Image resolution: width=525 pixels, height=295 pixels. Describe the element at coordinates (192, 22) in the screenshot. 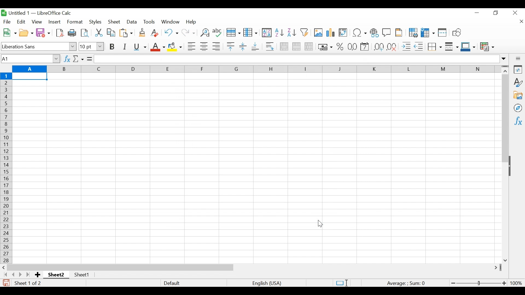

I see `Help` at that location.